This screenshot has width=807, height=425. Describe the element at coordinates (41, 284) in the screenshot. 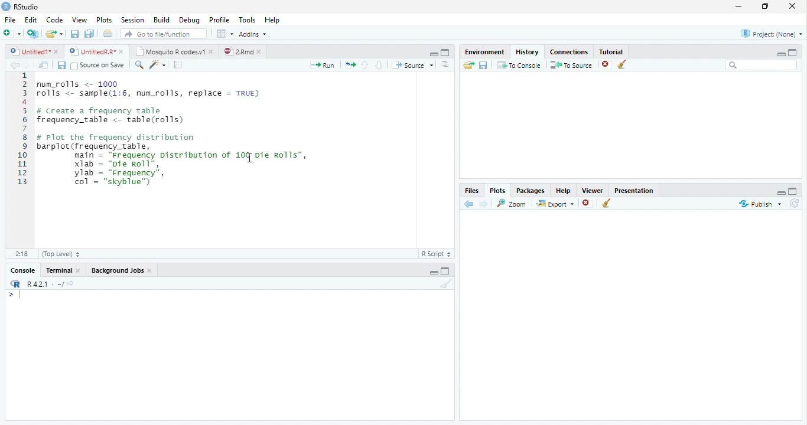

I see `R R421 - ~/` at that location.